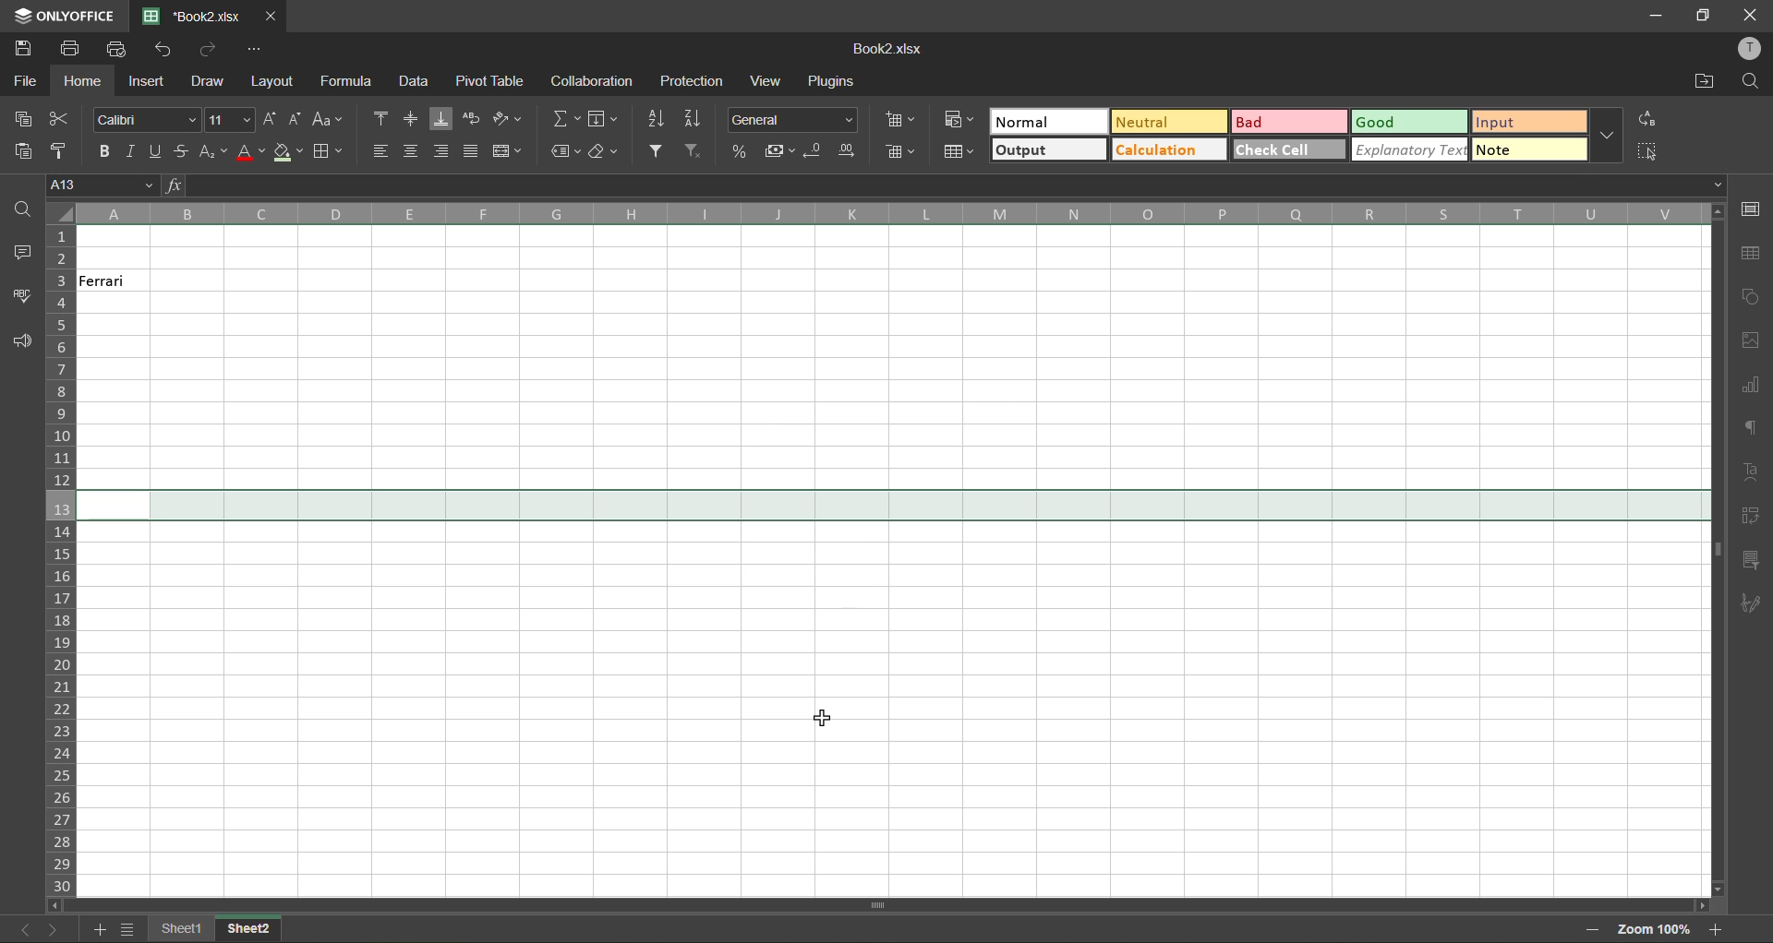 The image size is (1773, 943). I want to click on formula bar, so click(943, 184).